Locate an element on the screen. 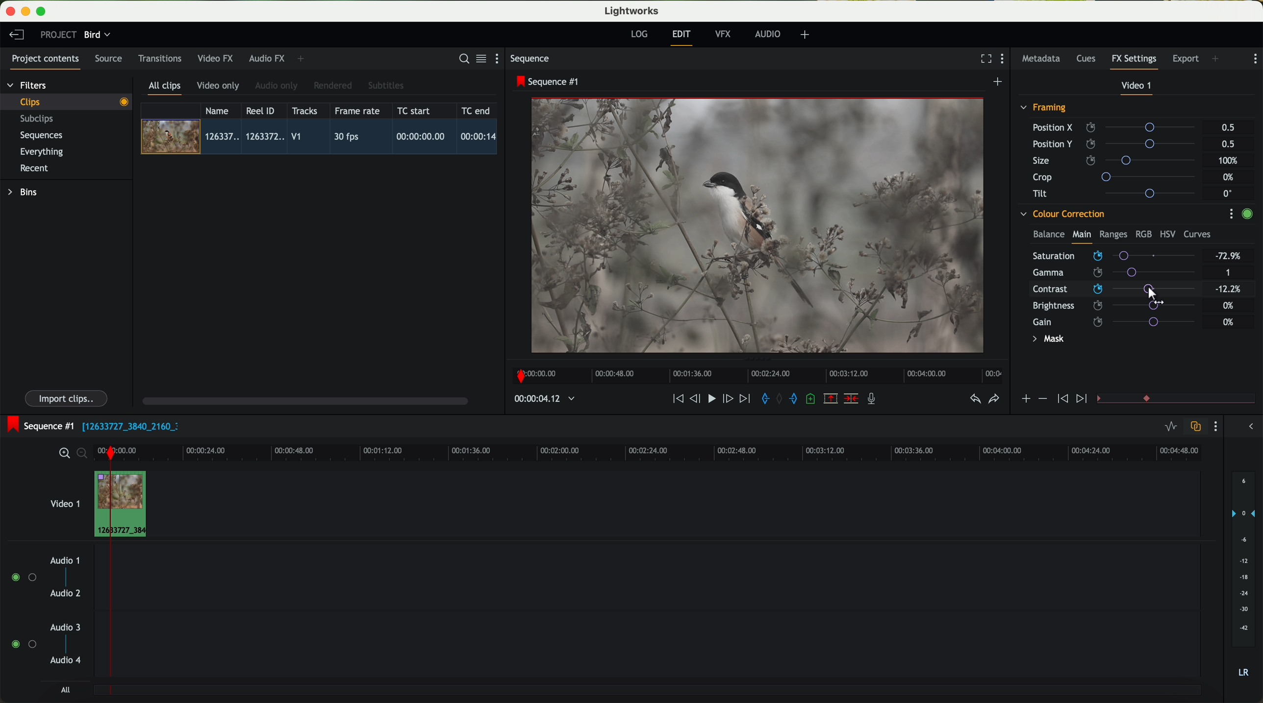 This screenshot has height=703, width=1263. gain is located at coordinates (1120, 321).